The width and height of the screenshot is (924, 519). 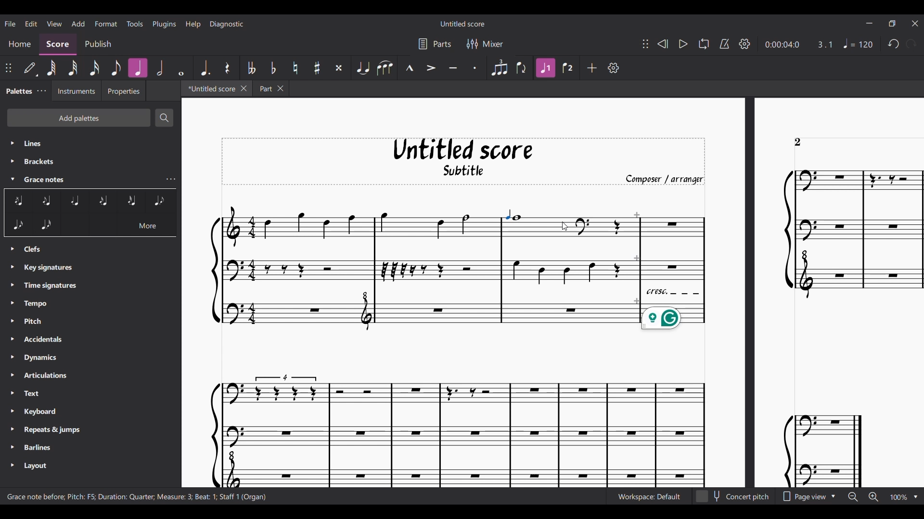 What do you see at coordinates (430, 67) in the screenshot?
I see `Accent` at bounding box center [430, 67].